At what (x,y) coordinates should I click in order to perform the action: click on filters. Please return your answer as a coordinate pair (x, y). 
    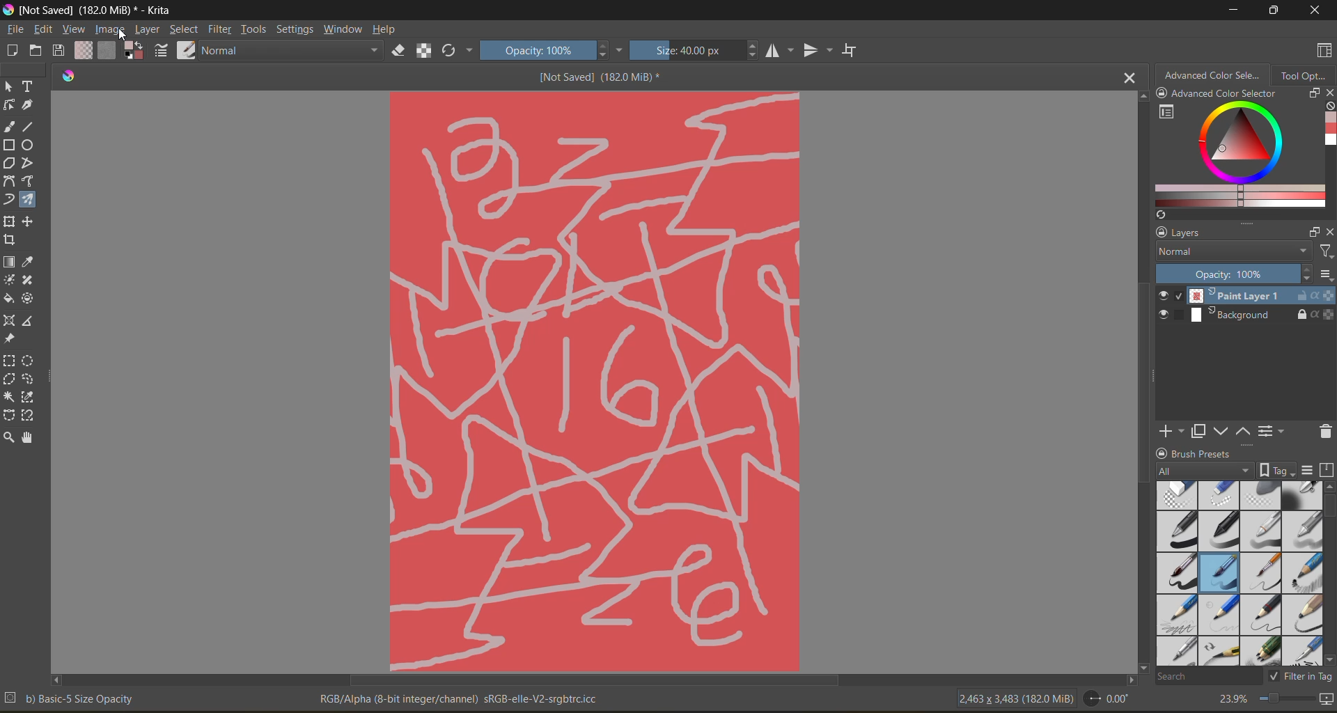
    Looking at the image, I should click on (224, 31).